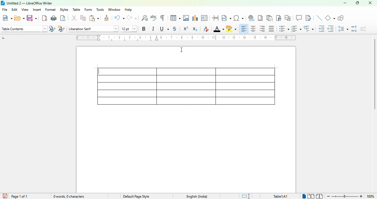 The image size is (377, 199). What do you see at coordinates (19, 196) in the screenshot?
I see `page 1 of 1` at bounding box center [19, 196].